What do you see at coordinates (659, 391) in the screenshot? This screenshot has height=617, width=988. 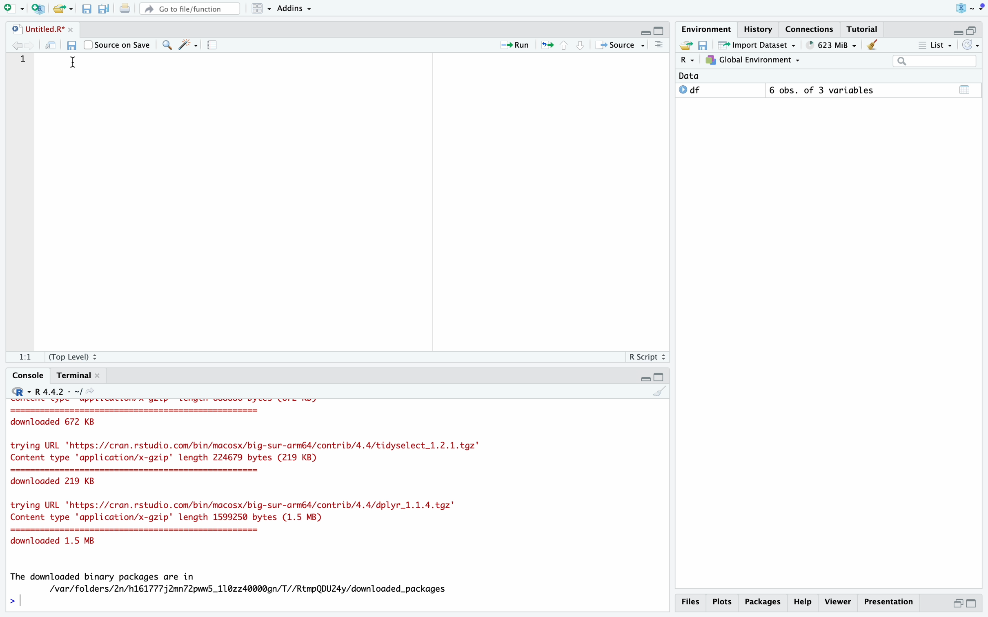 I see `Clear` at bounding box center [659, 391].